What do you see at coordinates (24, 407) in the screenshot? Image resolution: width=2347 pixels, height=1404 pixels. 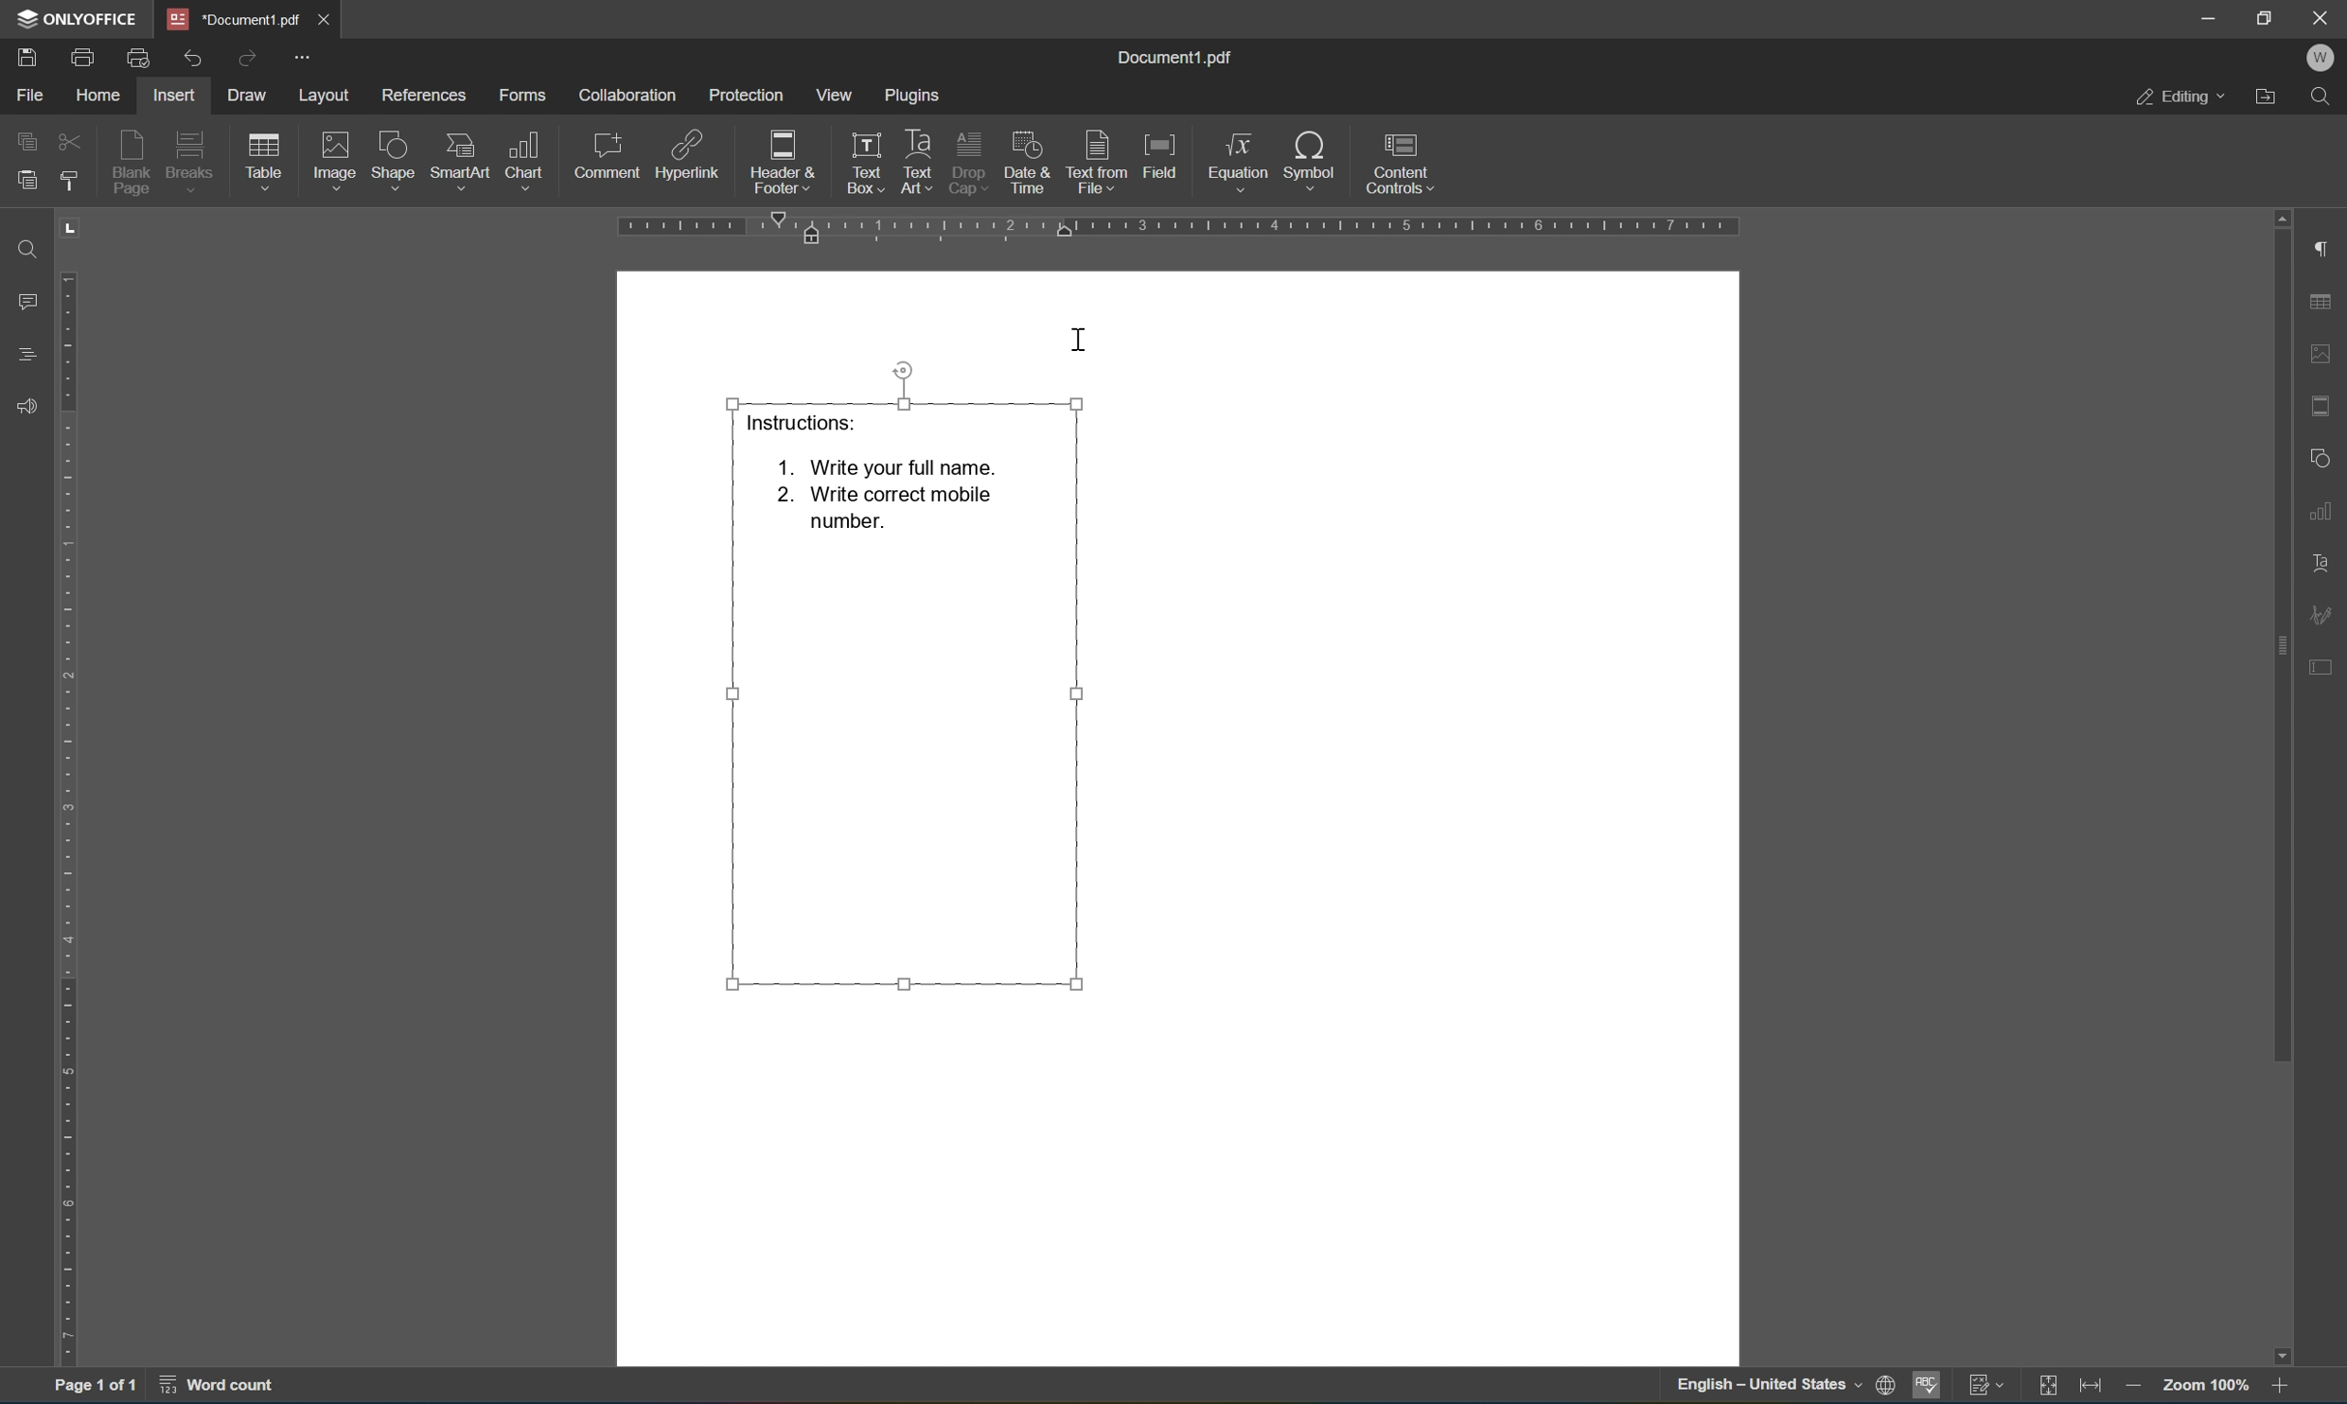 I see `Feedback and support` at bounding box center [24, 407].